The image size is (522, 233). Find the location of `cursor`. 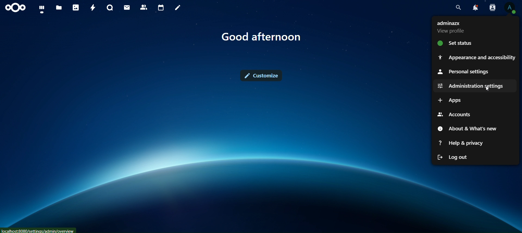

cursor is located at coordinates (488, 91).